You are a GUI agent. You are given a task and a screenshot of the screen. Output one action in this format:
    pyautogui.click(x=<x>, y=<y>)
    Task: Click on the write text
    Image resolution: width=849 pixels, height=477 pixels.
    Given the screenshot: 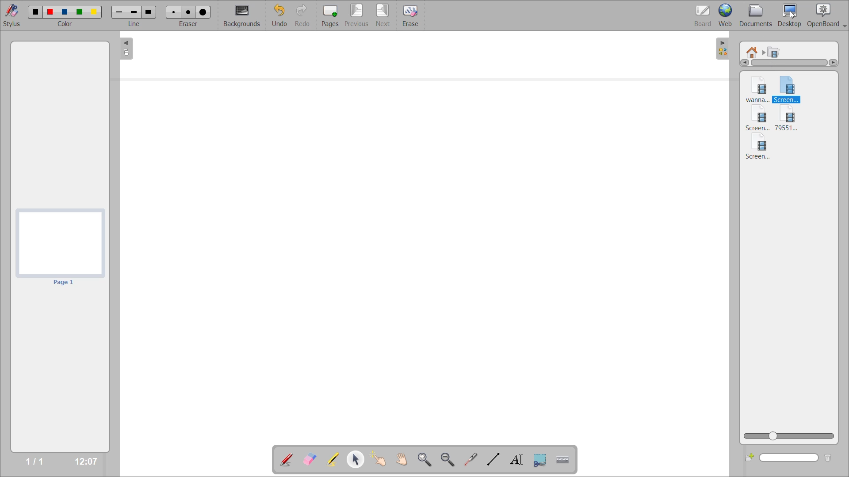 What is the action you would take?
    pyautogui.click(x=515, y=460)
    